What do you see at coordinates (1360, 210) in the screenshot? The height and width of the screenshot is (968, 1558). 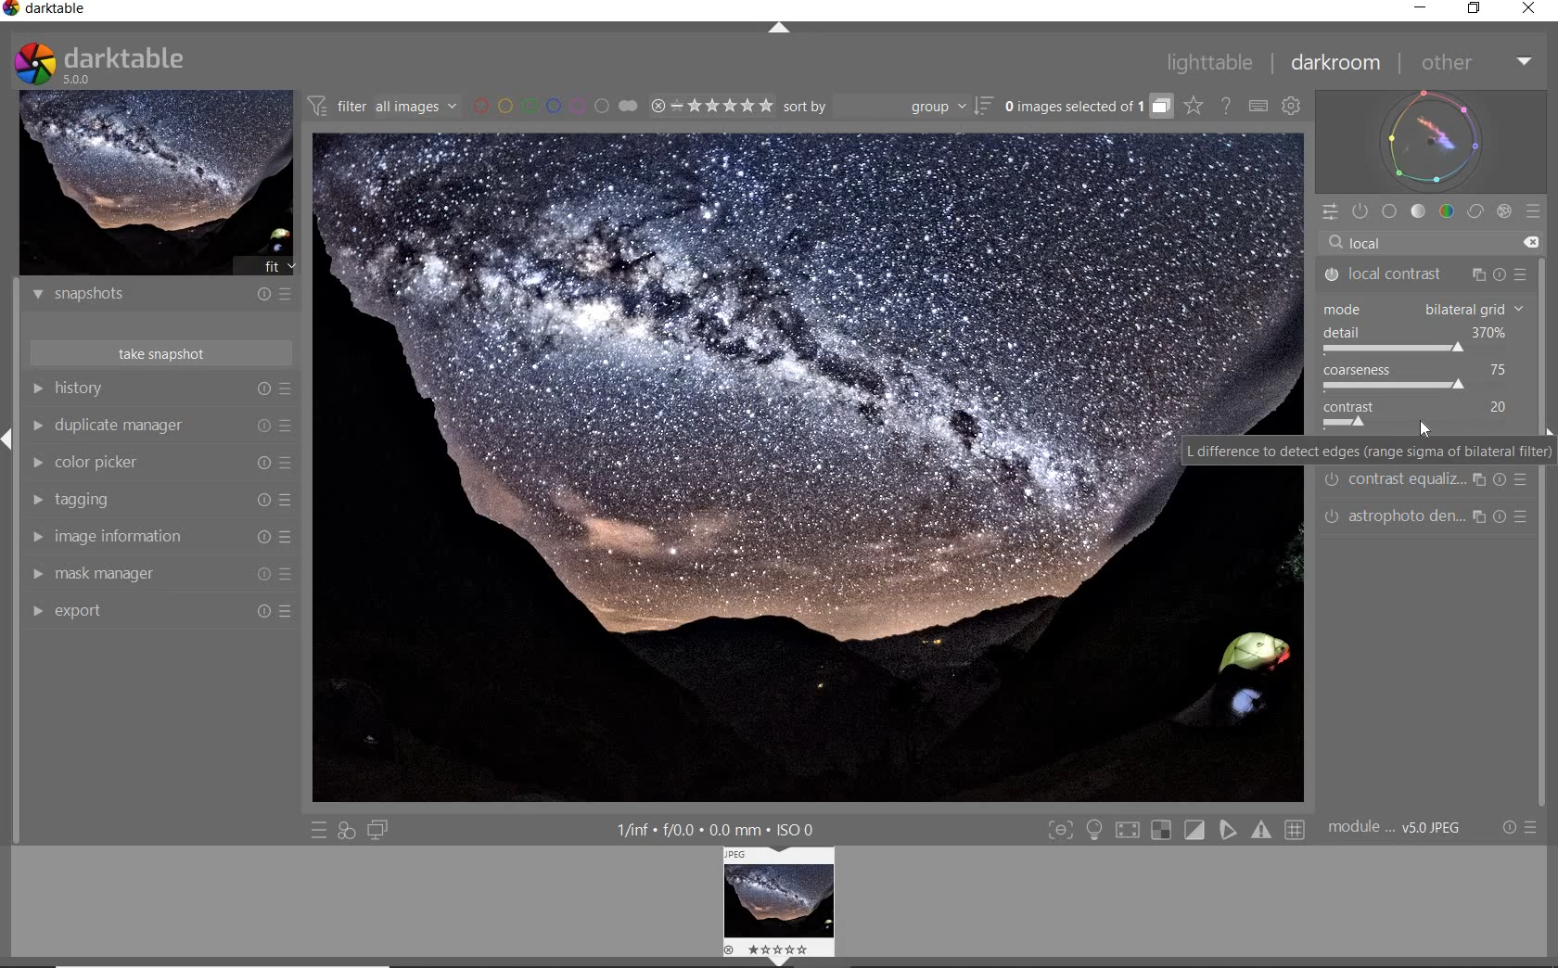 I see `SHOW ONLY ACTIVE MODULES` at bounding box center [1360, 210].